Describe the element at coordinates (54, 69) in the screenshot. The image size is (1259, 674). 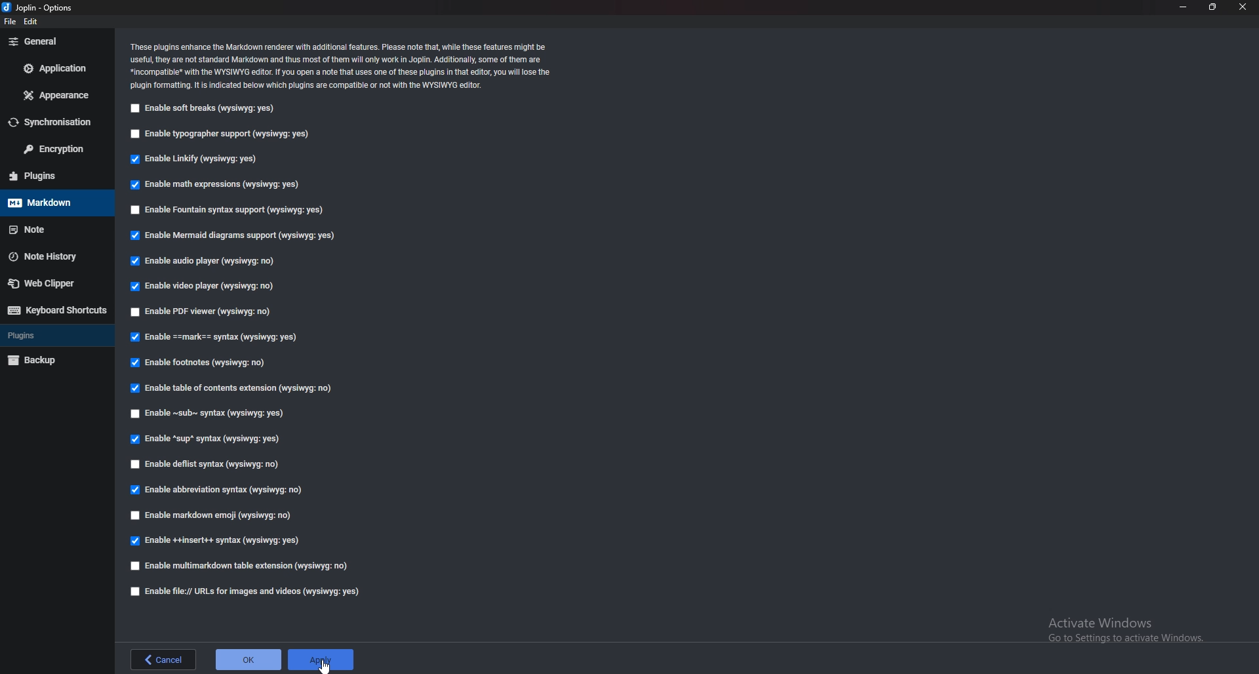
I see `Application` at that location.